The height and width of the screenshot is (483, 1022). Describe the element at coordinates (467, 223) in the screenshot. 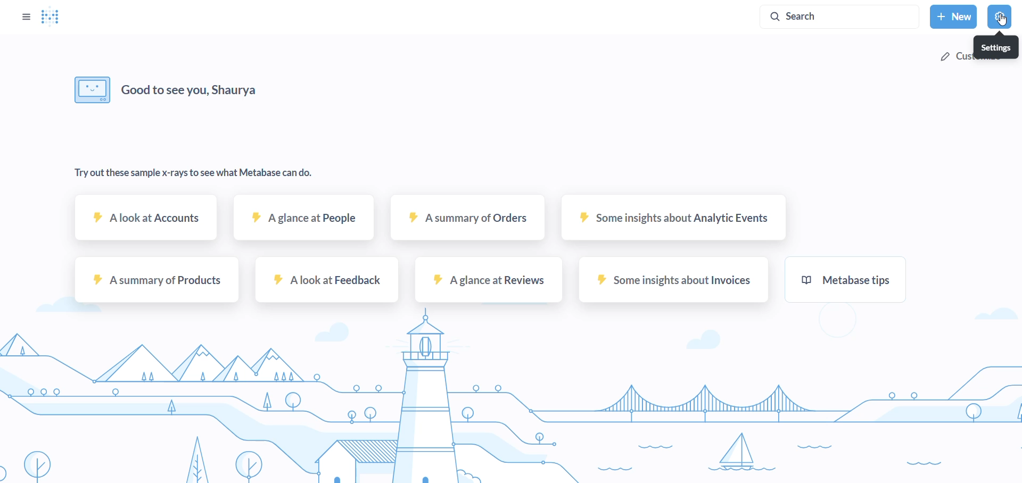

I see `A summary of Orders sample` at that location.